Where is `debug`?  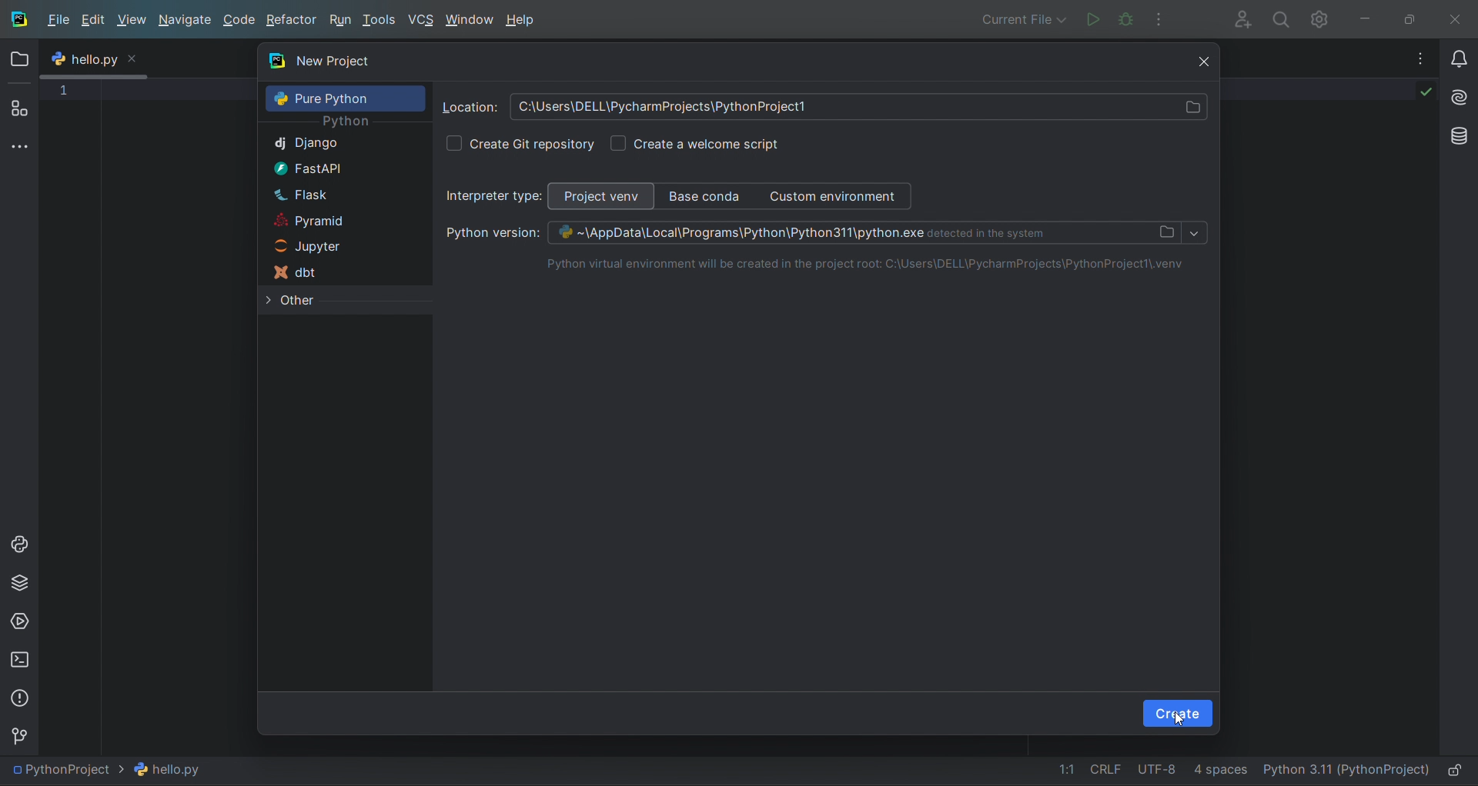
debug is located at coordinates (1125, 18).